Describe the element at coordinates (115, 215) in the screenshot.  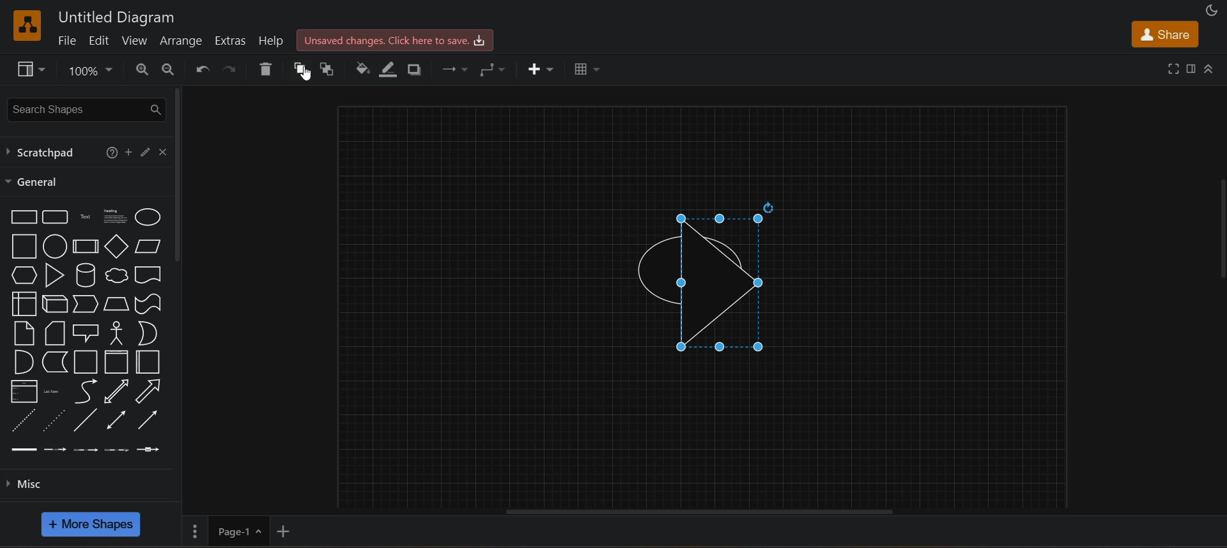
I see `text box` at that location.